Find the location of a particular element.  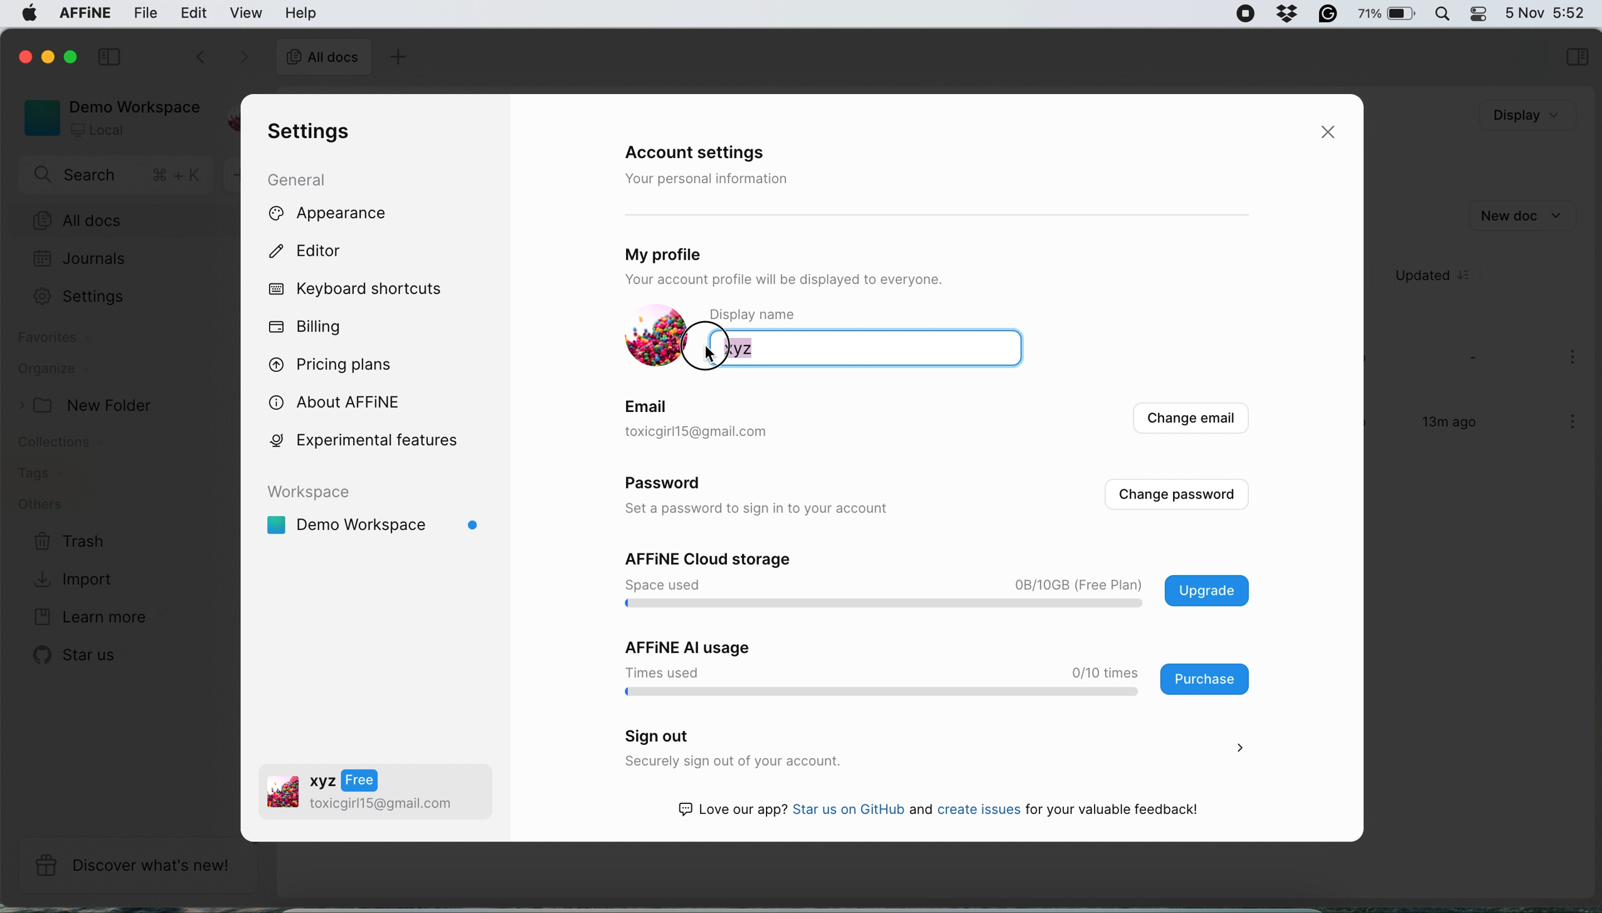

sign out securely sign out of your account is located at coordinates (930, 749).